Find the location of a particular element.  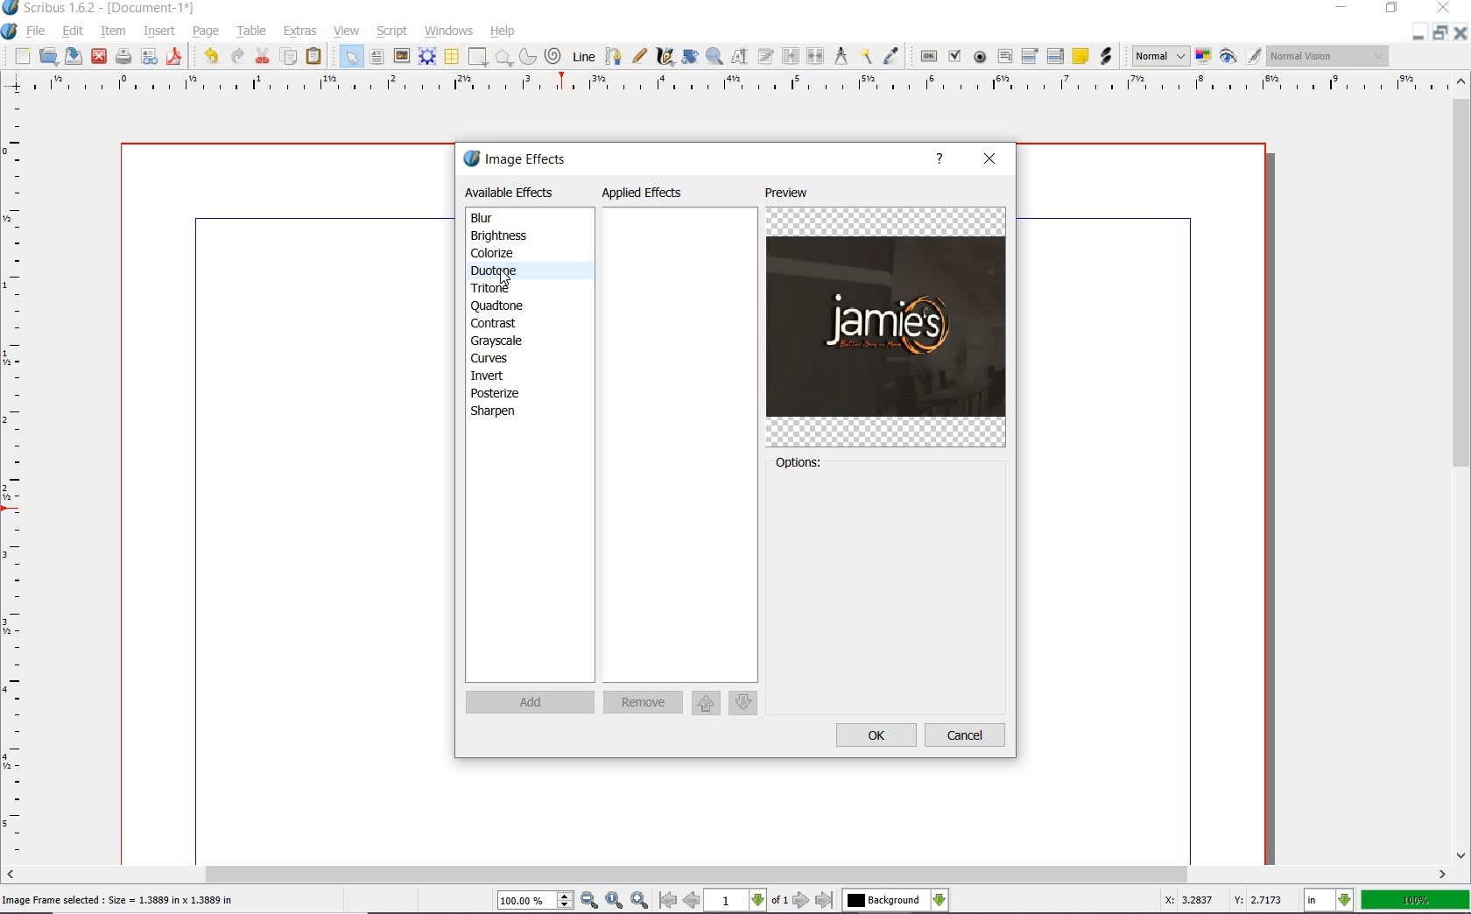

insert is located at coordinates (158, 30).